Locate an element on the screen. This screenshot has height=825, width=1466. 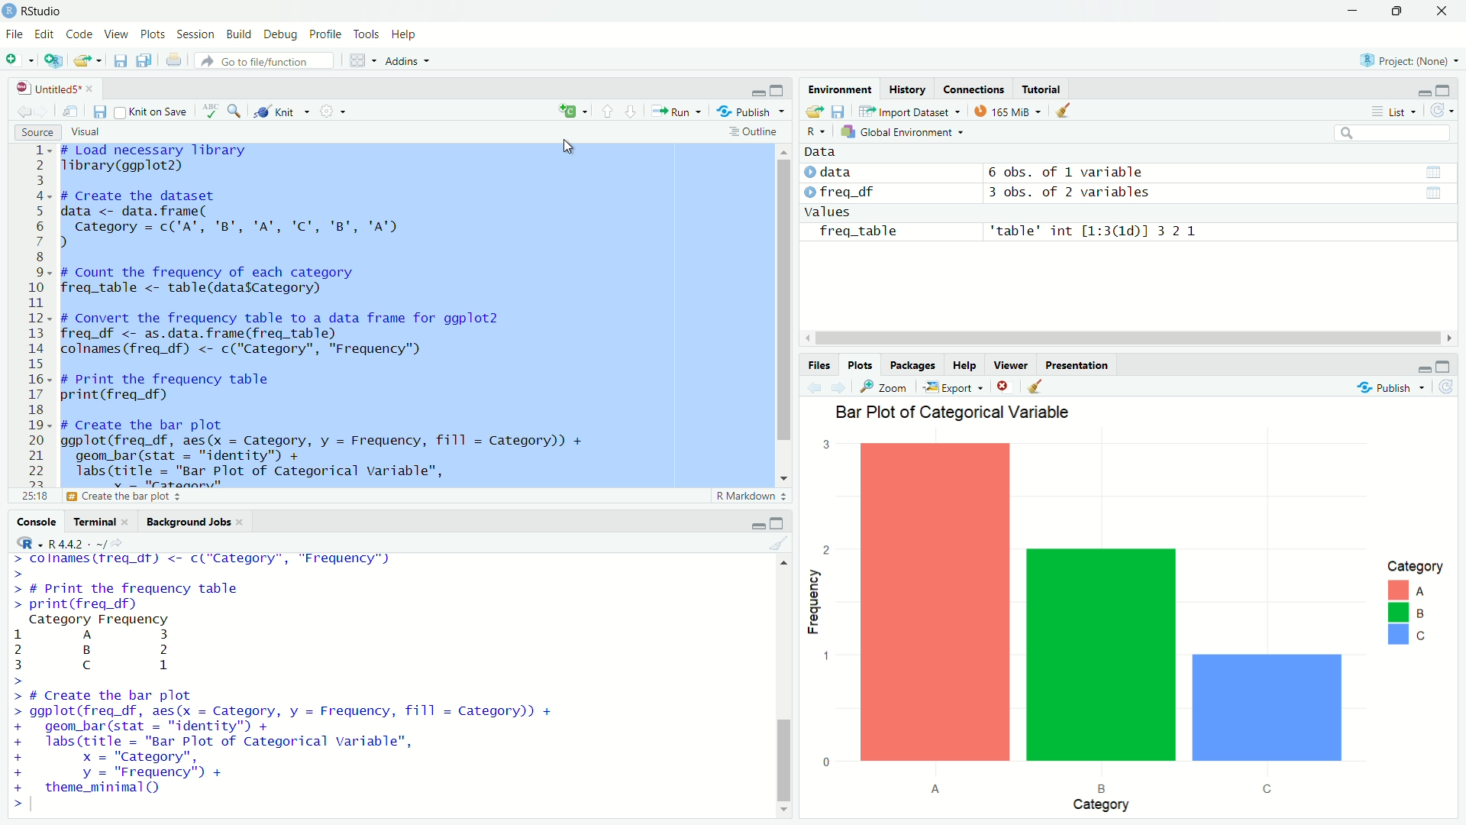
clear all plots is located at coordinates (1037, 387).